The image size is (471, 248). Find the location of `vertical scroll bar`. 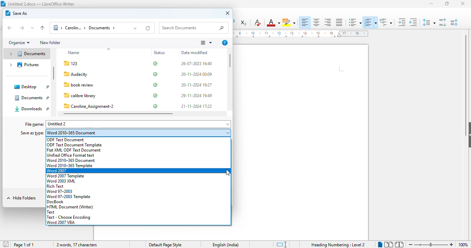

vertical scroll bar is located at coordinates (467, 75).